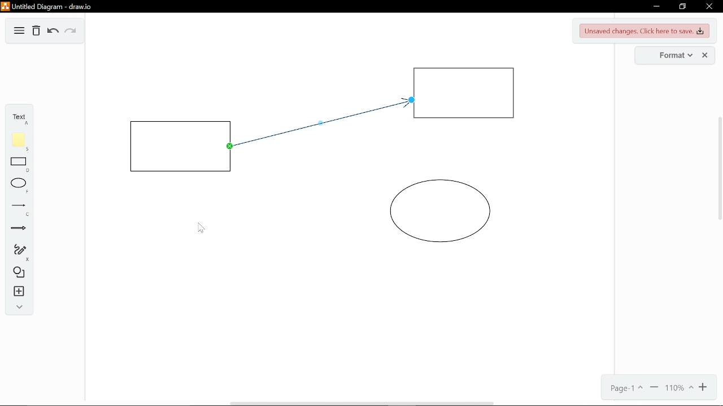 Image resolution: width=723 pixels, height=406 pixels. What do you see at coordinates (679, 389) in the screenshot?
I see `Current zoom` at bounding box center [679, 389].